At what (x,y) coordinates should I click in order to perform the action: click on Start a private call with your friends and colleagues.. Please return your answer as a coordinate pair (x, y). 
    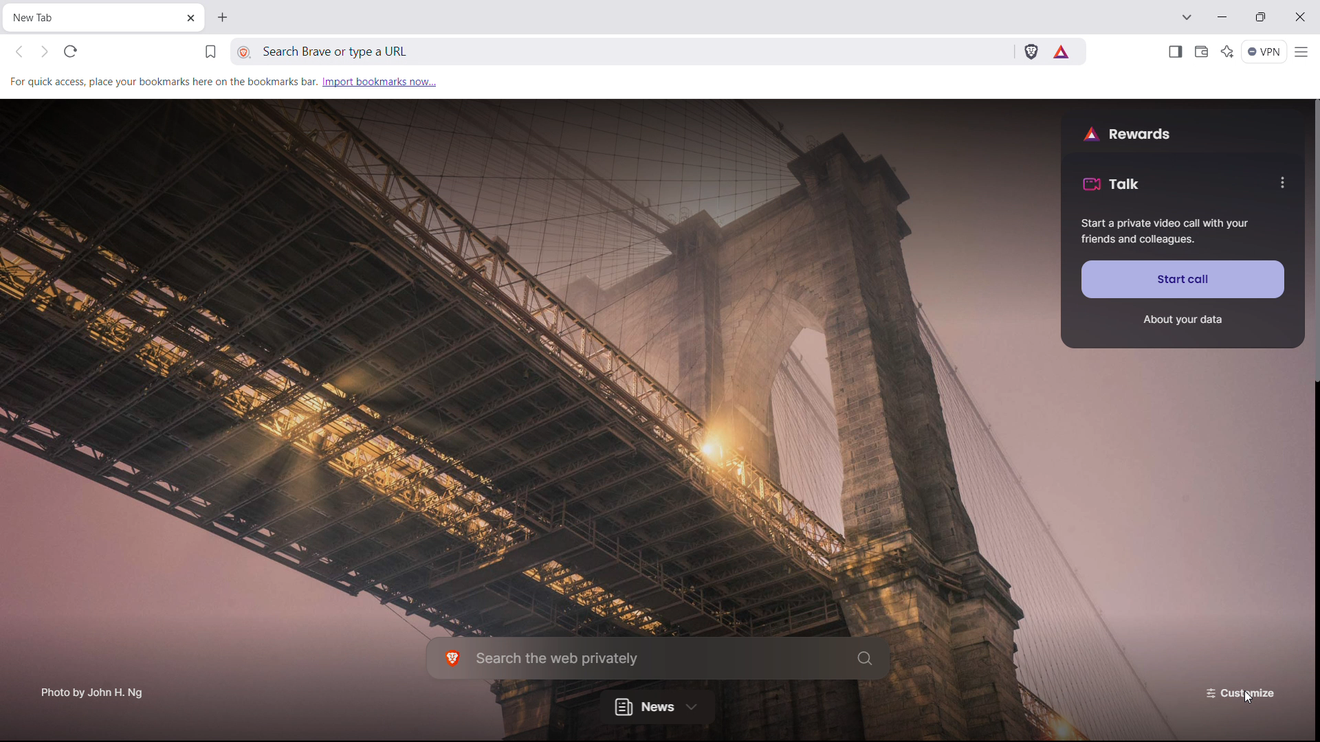
    Looking at the image, I should click on (1165, 232).